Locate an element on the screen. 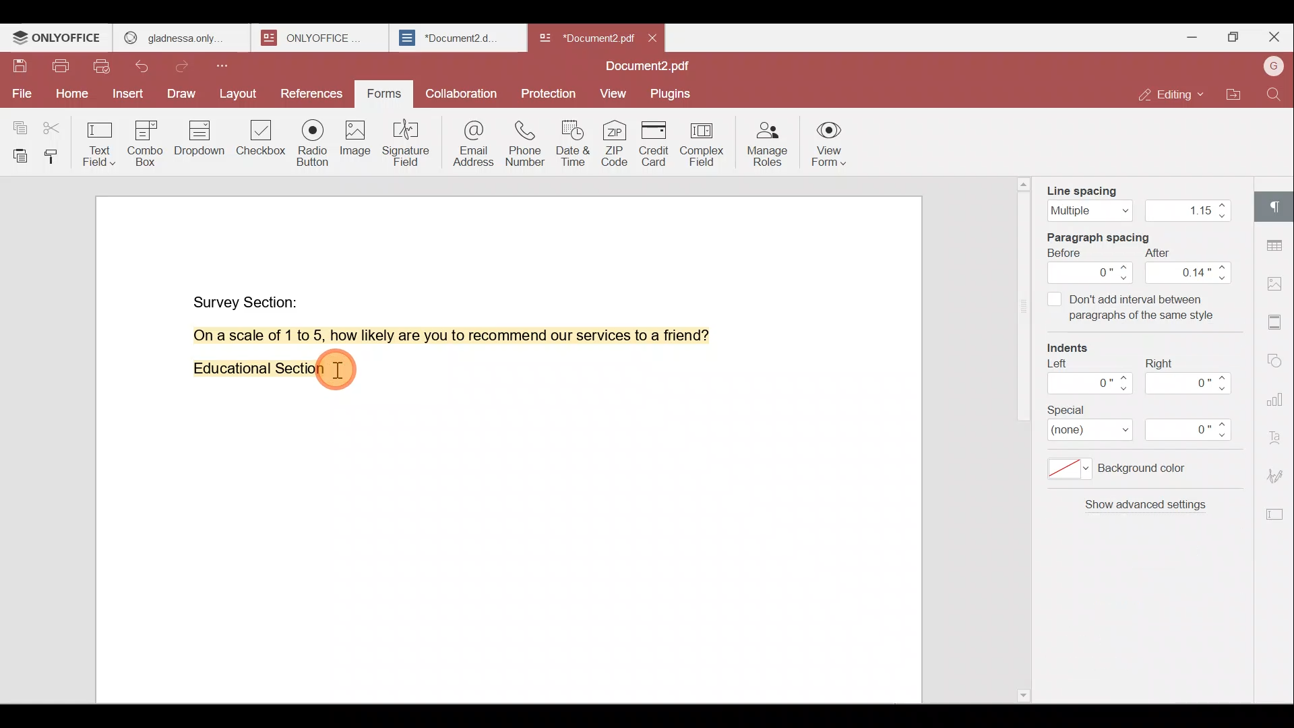 Image resolution: width=1294 pixels, height=728 pixels. Home is located at coordinates (69, 96).